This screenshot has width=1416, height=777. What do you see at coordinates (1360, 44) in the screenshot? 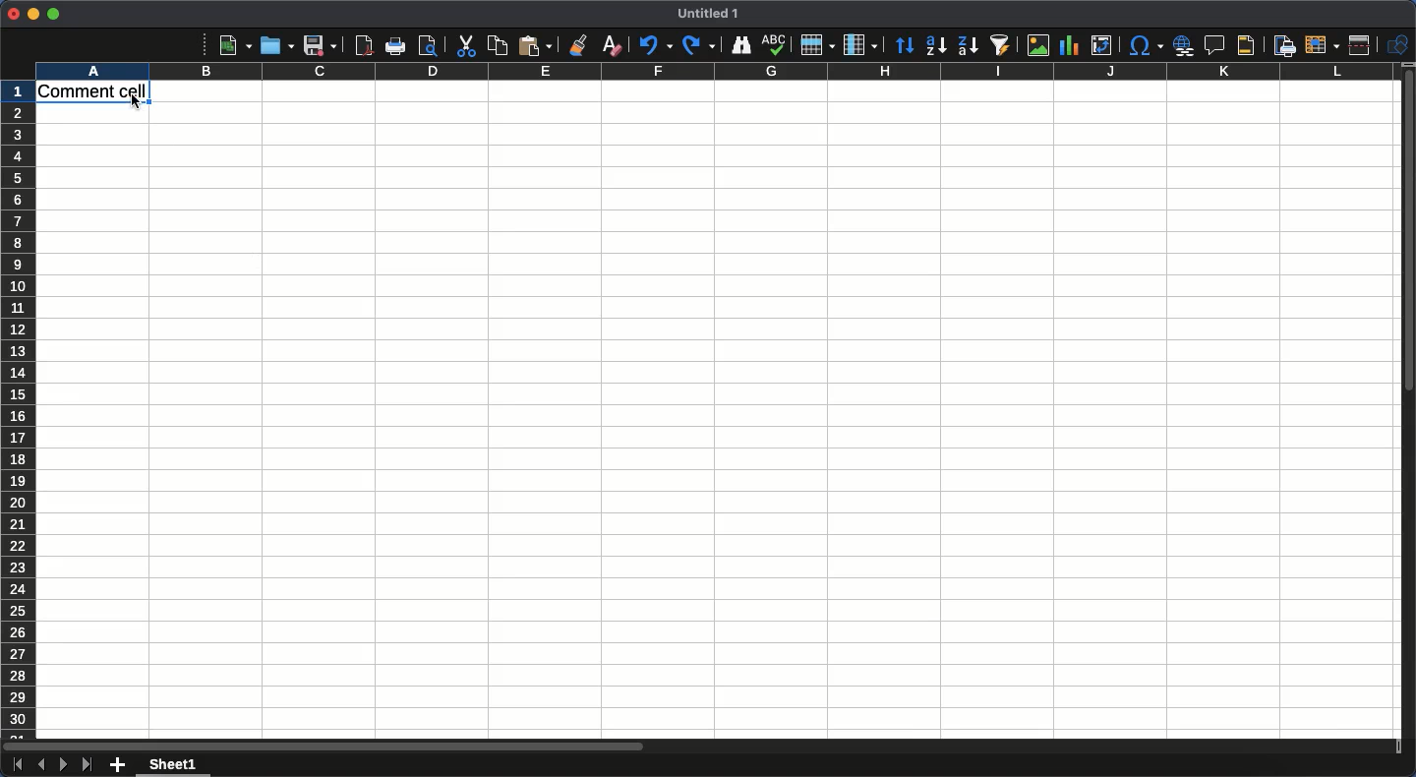
I see `Split window` at bounding box center [1360, 44].